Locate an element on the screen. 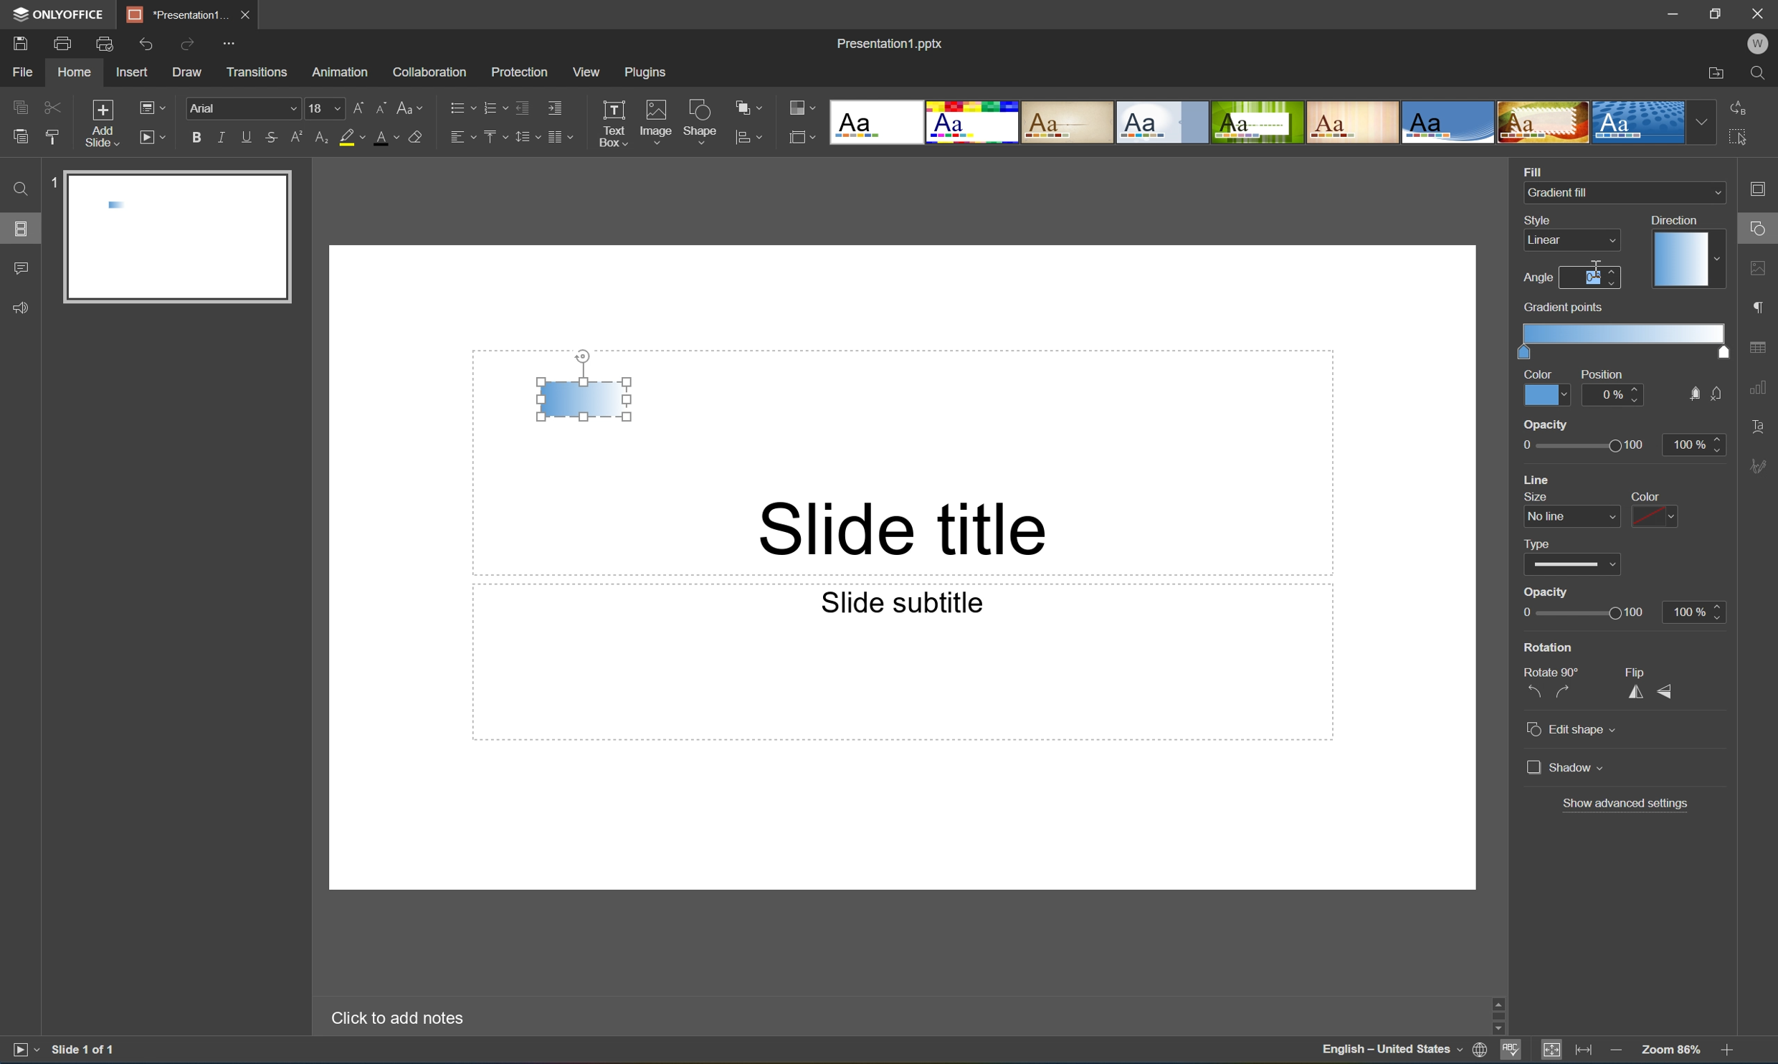  Slide 1 of 1 is located at coordinates (85, 1049).